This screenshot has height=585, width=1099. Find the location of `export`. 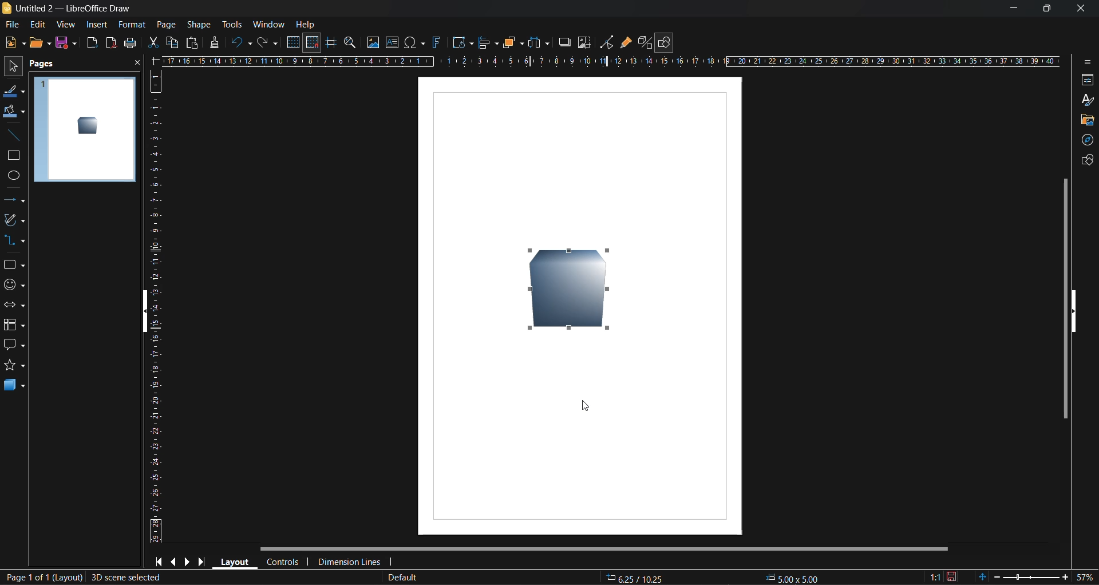

export is located at coordinates (93, 44).